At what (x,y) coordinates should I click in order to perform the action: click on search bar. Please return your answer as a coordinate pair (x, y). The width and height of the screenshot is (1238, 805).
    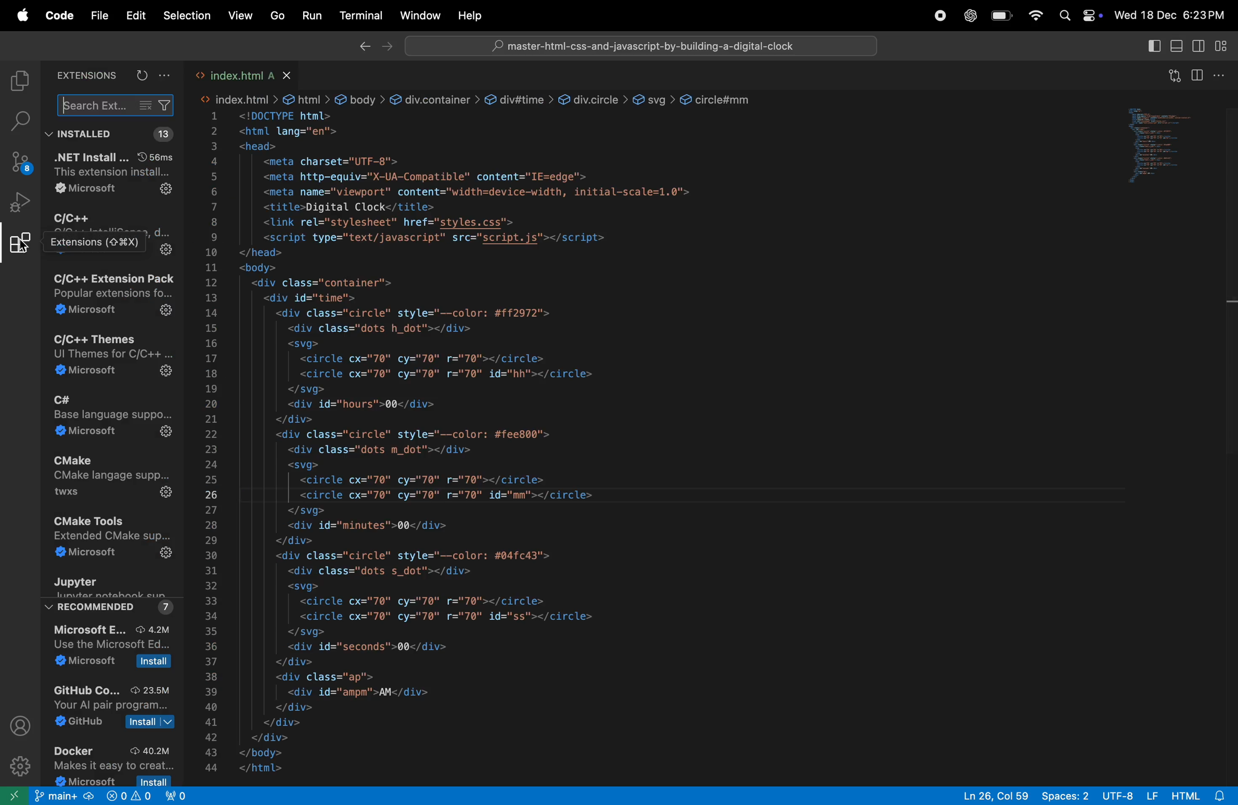
    Looking at the image, I should click on (638, 45).